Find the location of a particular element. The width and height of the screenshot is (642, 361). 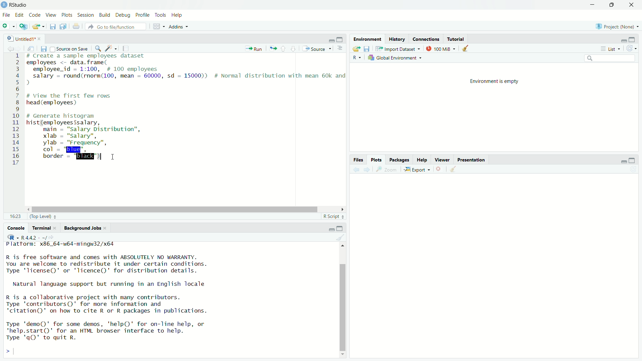

Untitled1* is located at coordinates (21, 39).